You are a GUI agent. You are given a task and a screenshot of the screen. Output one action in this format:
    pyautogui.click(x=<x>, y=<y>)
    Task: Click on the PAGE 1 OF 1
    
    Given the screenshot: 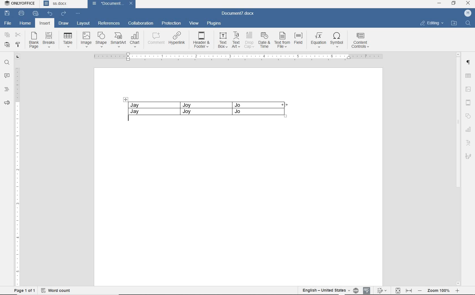 What is the action you would take?
    pyautogui.click(x=25, y=290)
    